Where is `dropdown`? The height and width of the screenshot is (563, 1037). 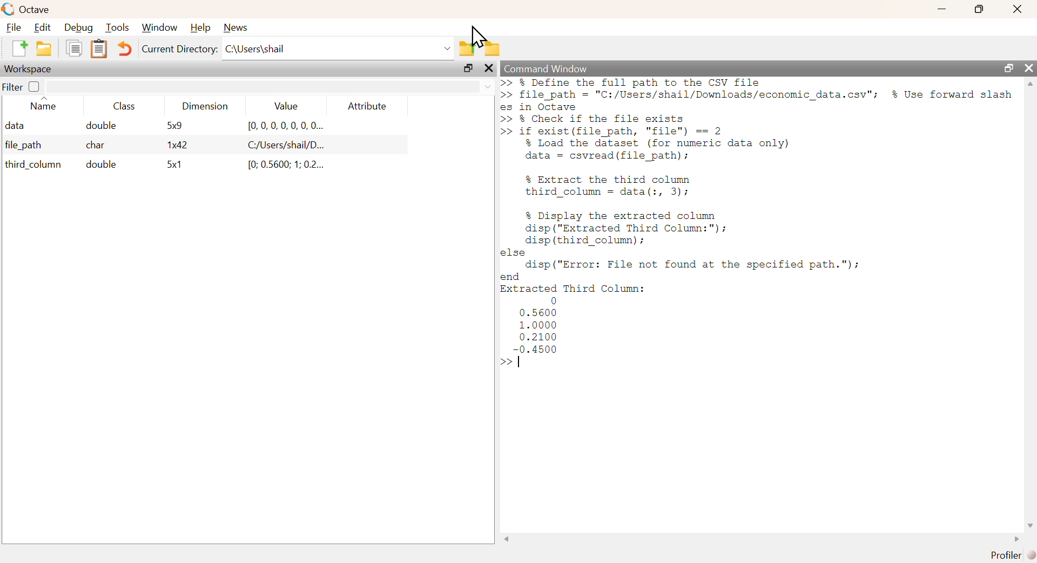 dropdown is located at coordinates (270, 85).